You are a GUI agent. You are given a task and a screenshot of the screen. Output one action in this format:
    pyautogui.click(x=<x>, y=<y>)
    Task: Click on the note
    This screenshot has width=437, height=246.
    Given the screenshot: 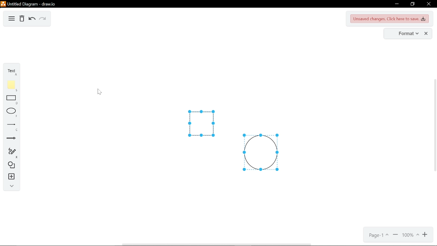 What is the action you would take?
    pyautogui.click(x=11, y=86)
    